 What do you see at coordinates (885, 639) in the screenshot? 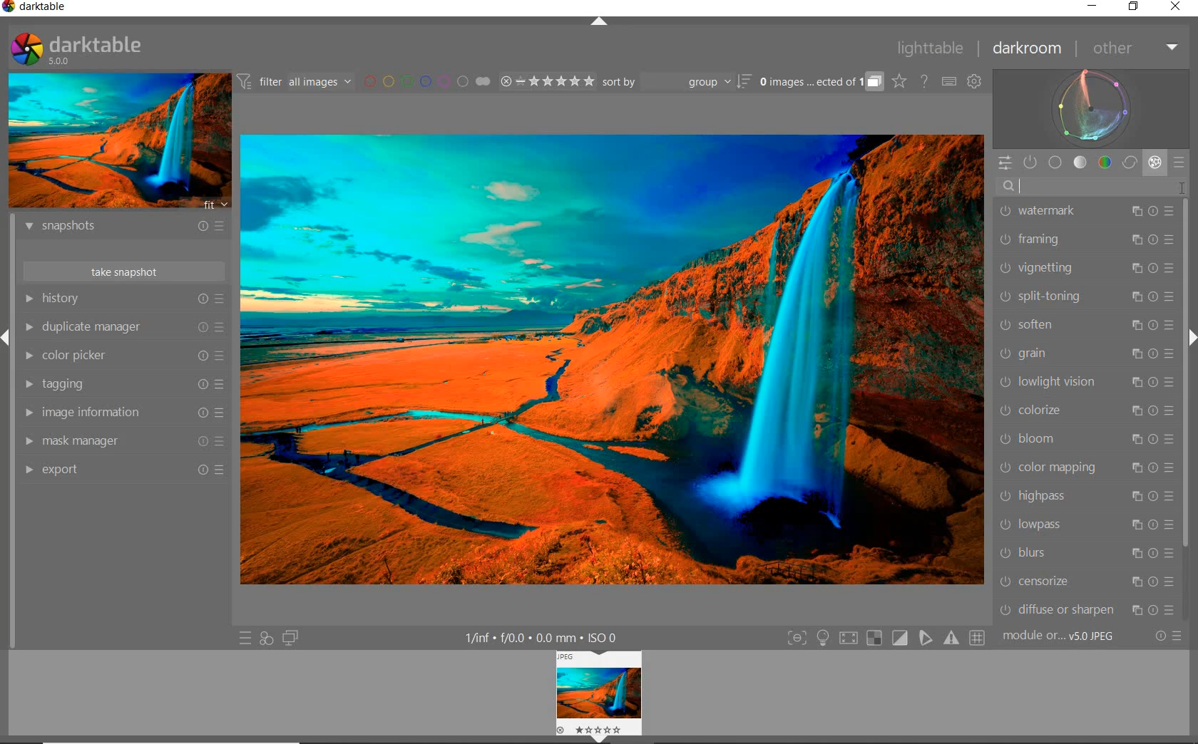
I see `TOGGLE MODES` at bounding box center [885, 639].